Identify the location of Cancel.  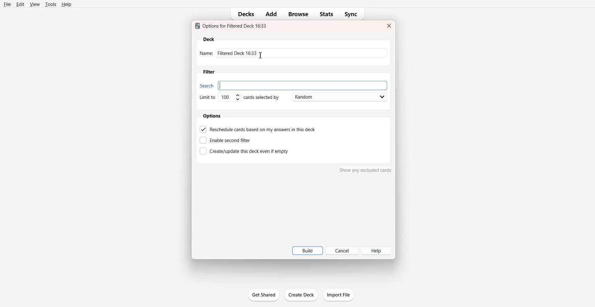
(342, 251).